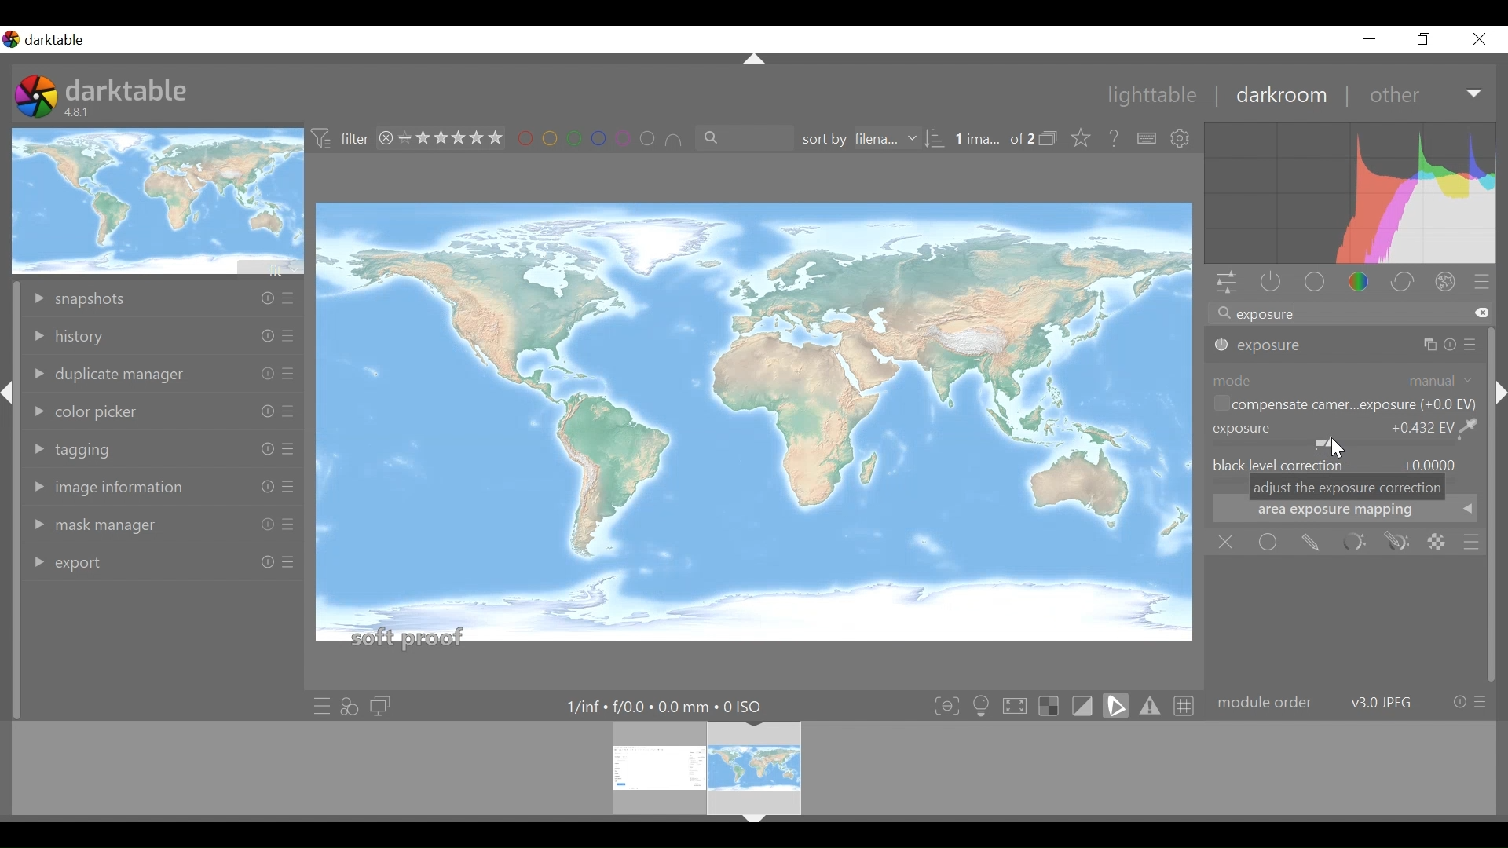 The image size is (1508, 848). Describe the element at coordinates (1334, 448) in the screenshot. I see `Cursor` at that location.